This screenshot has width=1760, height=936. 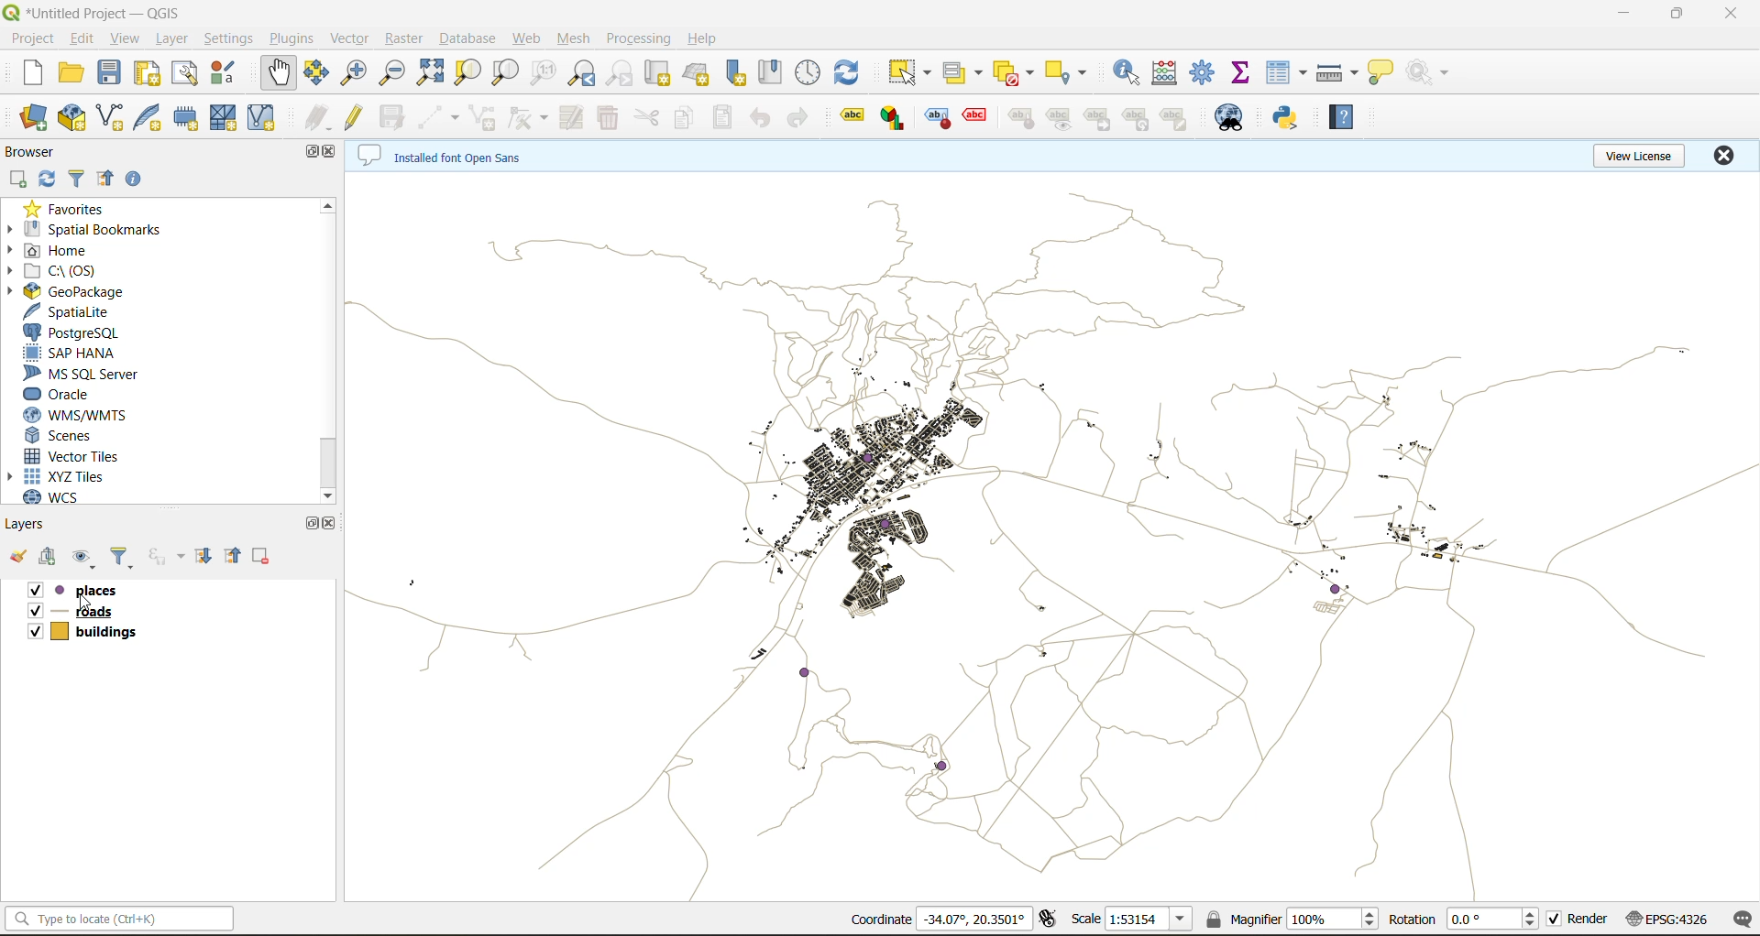 What do you see at coordinates (99, 456) in the screenshot?
I see `vector tiles` at bounding box center [99, 456].